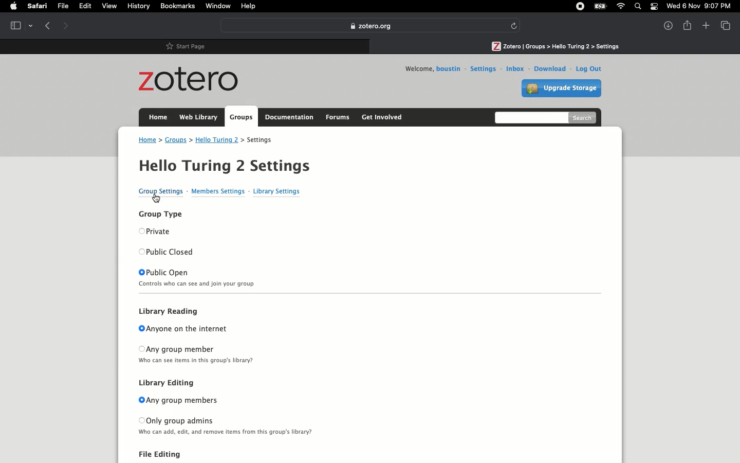  Describe the element at coordinates (563, 90) in the screenshot. I see `Upgrade storage` at that location.